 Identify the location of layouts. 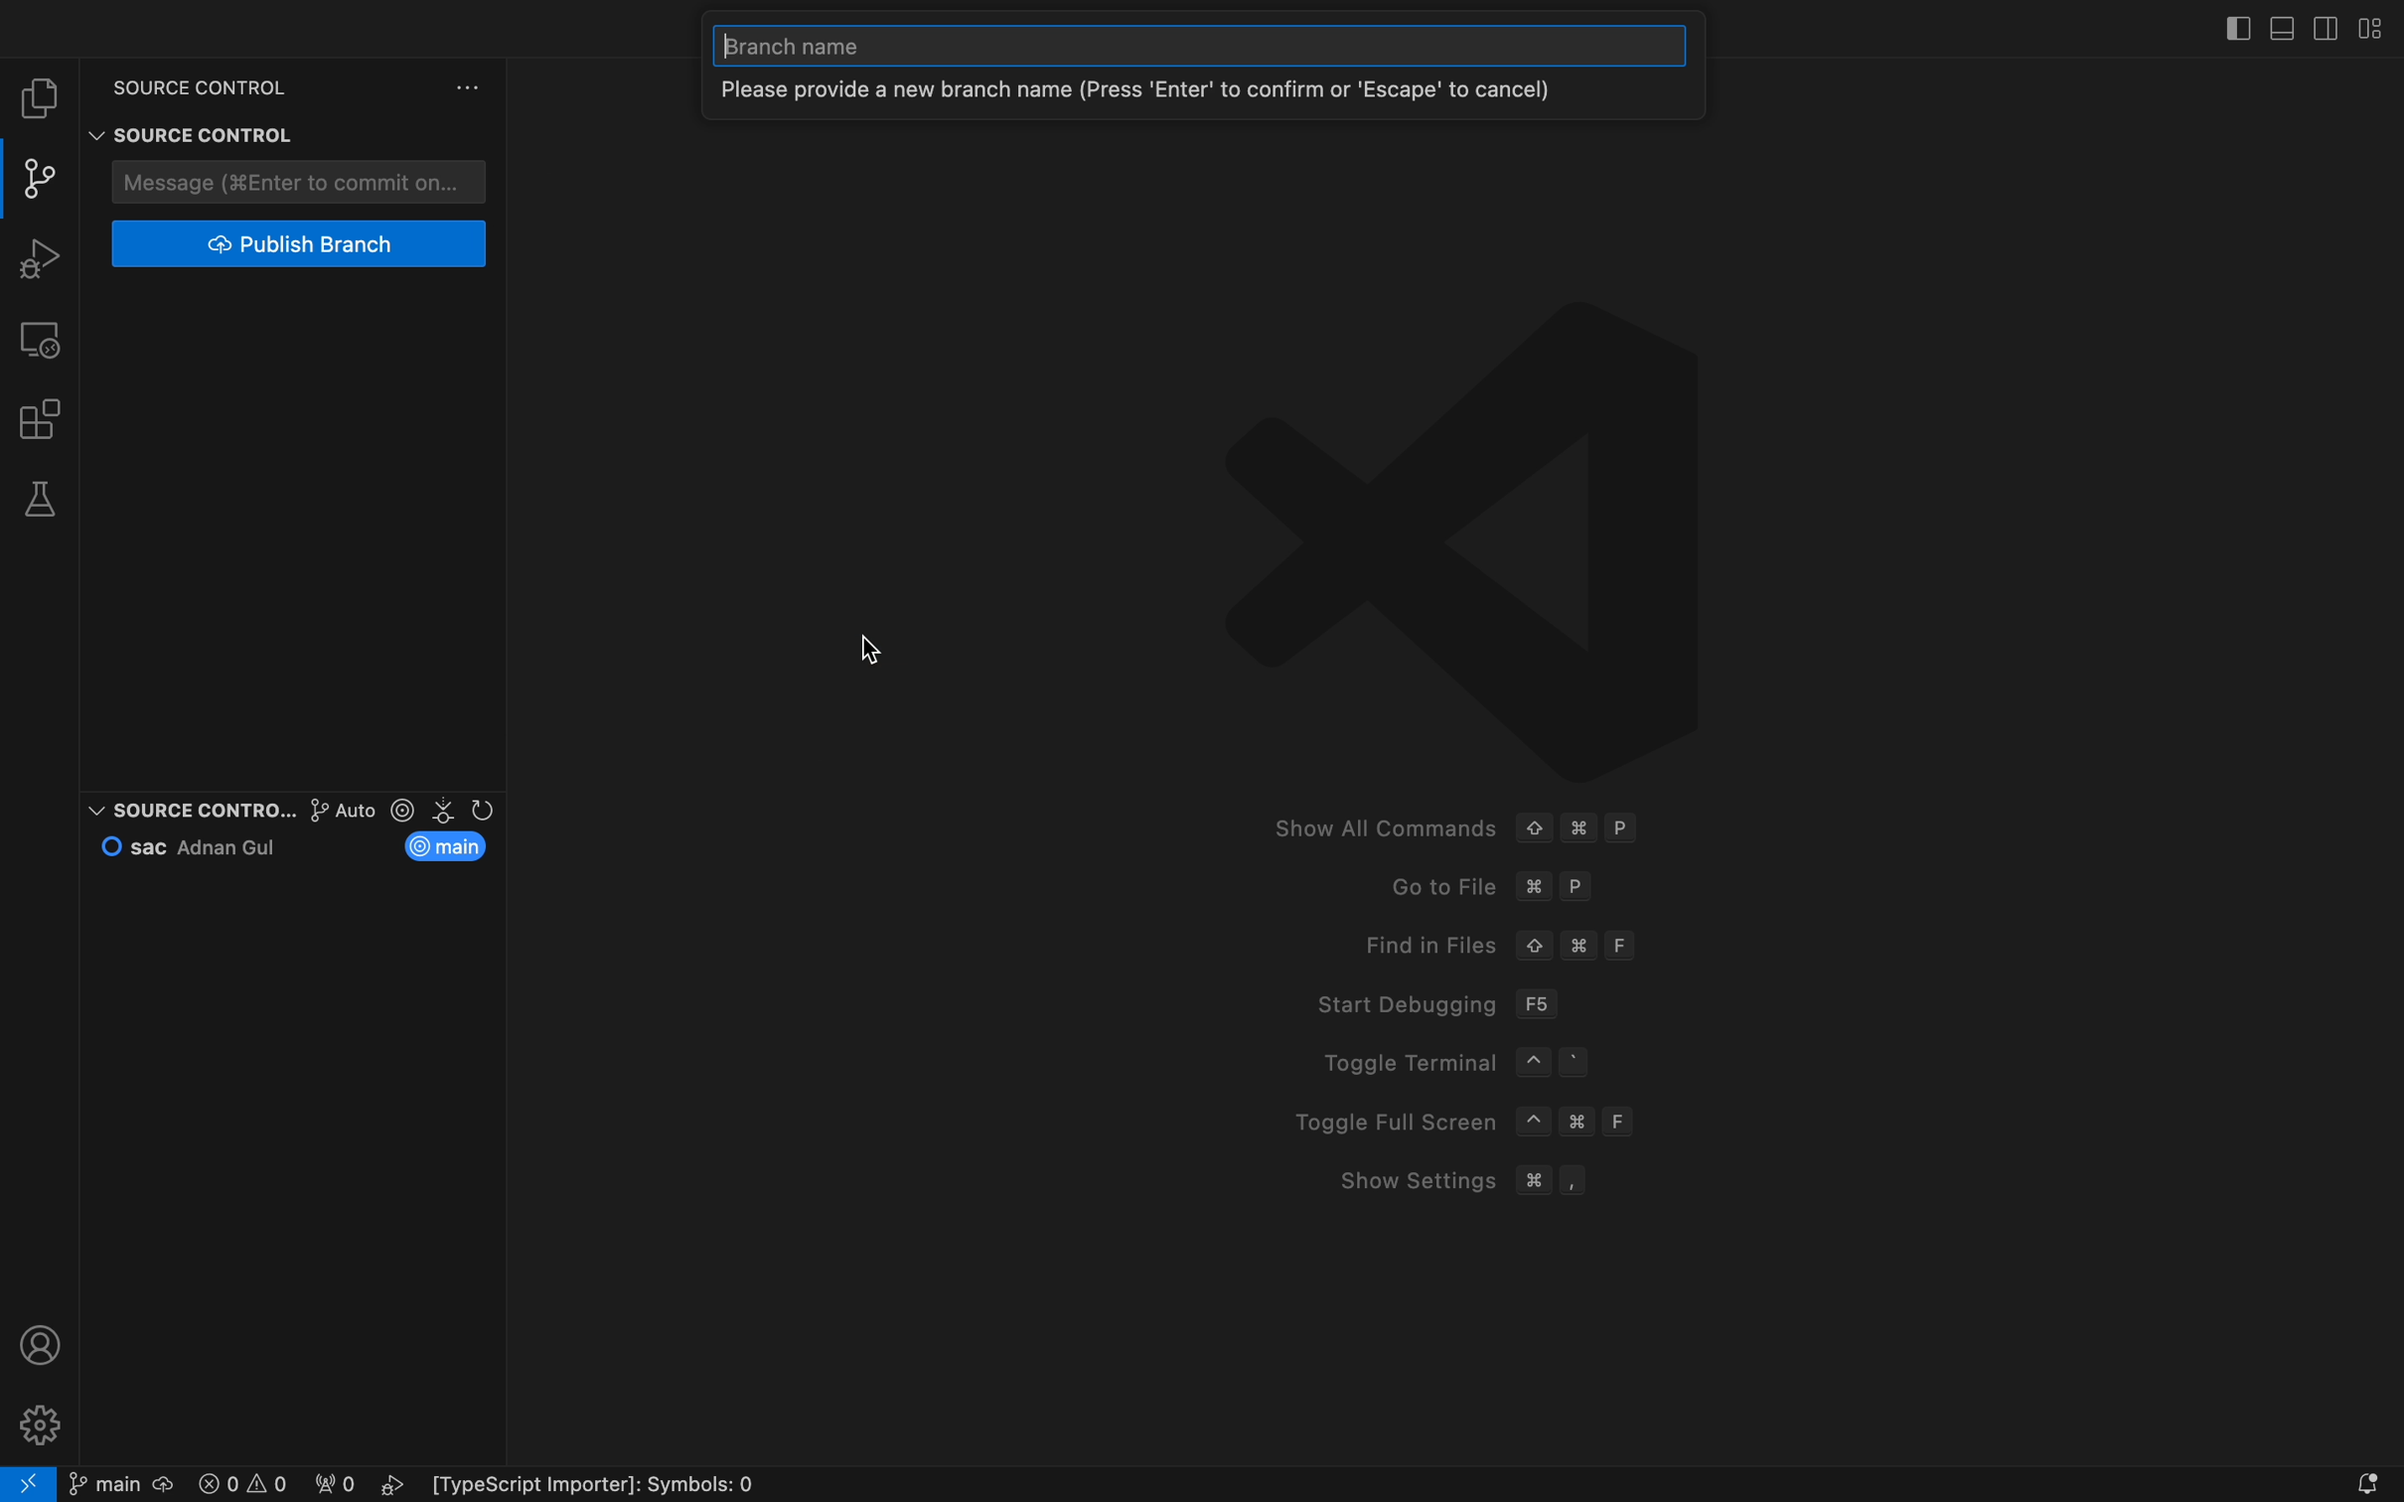
(2365, 28).